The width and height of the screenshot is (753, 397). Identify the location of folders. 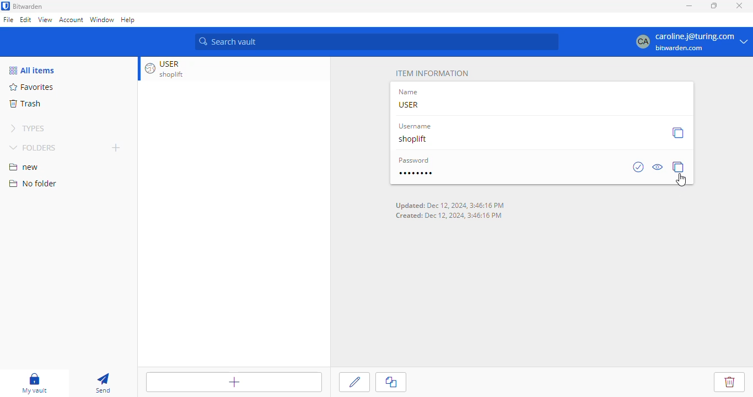
(33, 148).